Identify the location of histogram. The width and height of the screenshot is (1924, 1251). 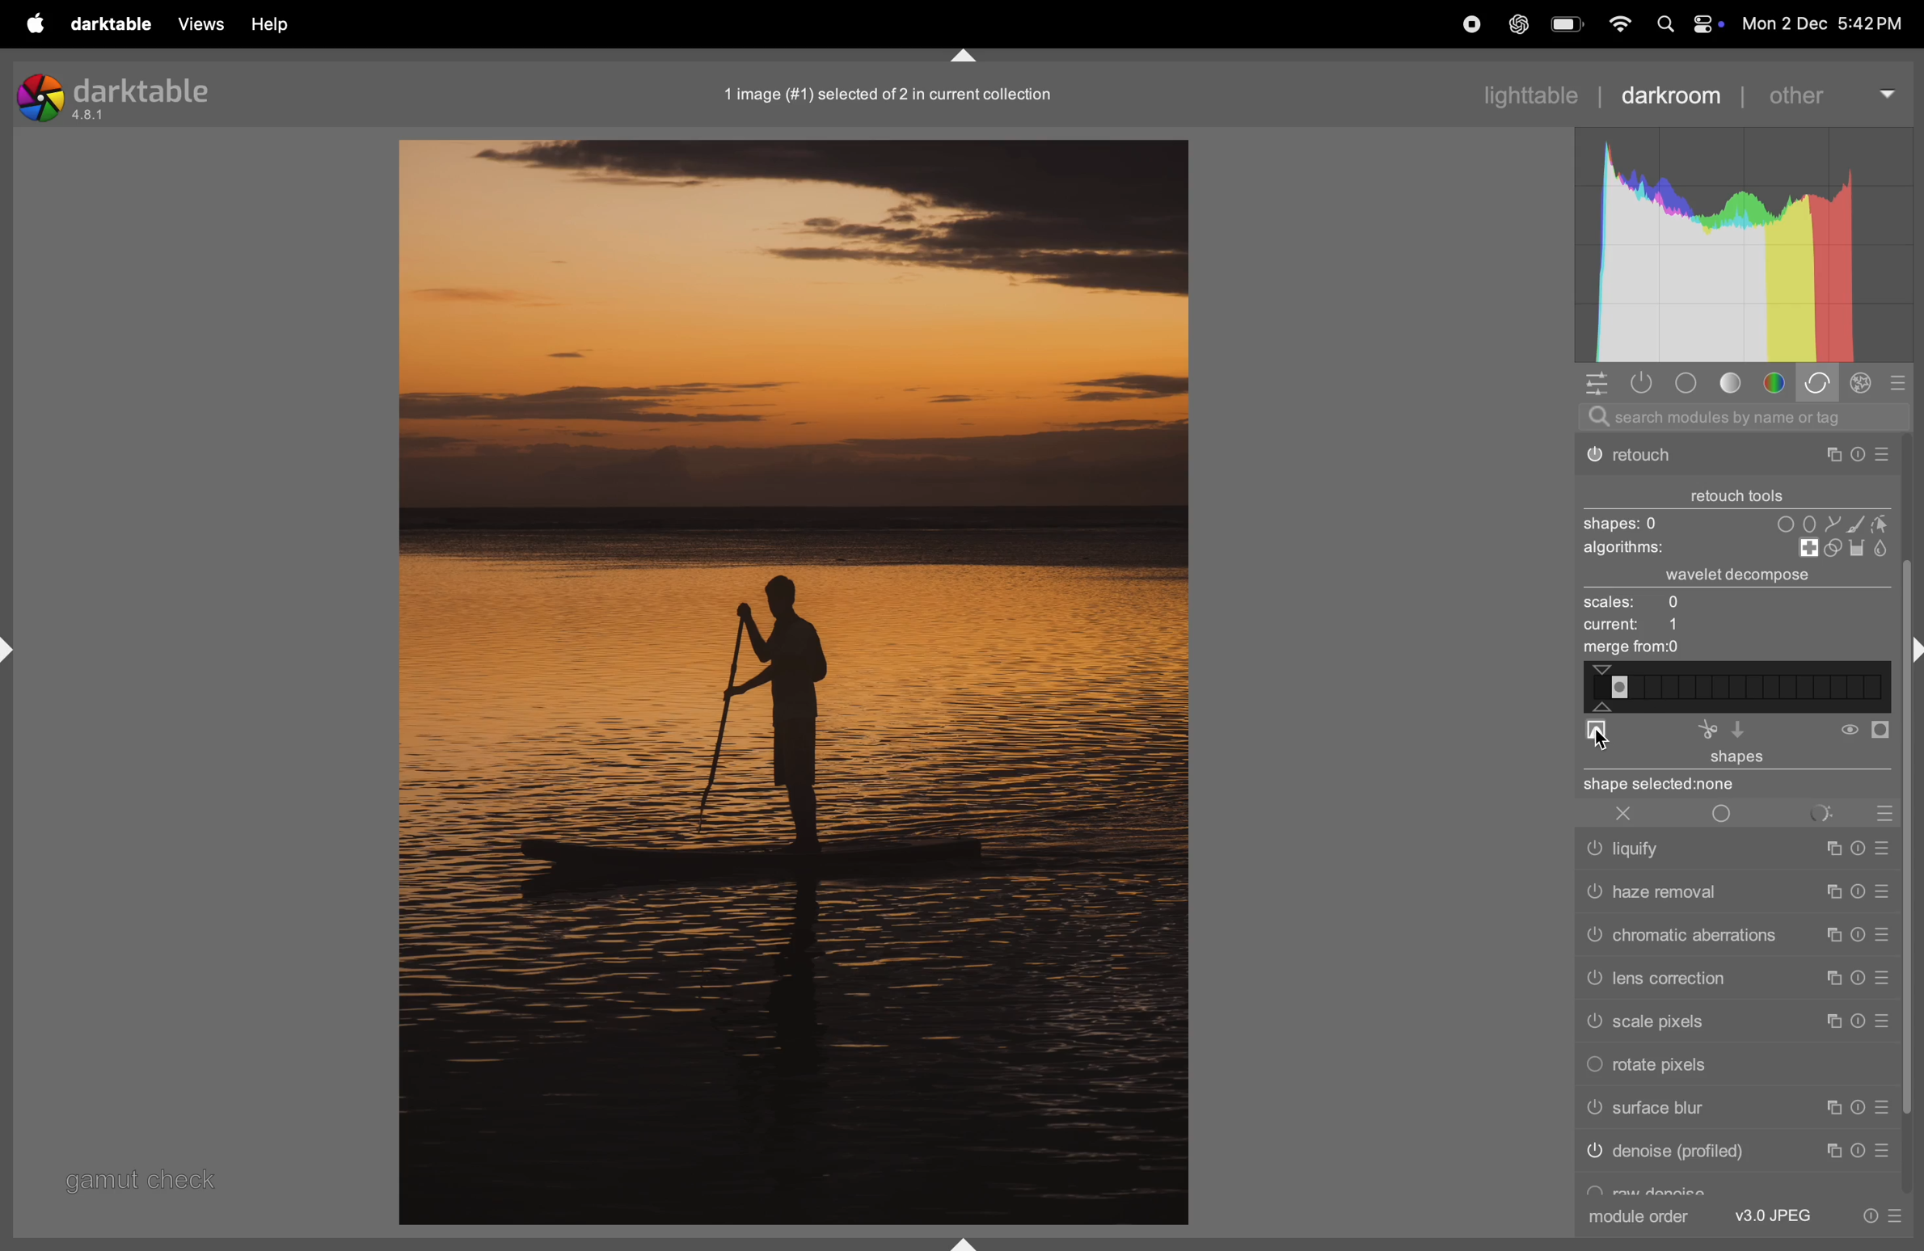
(1740, 244).